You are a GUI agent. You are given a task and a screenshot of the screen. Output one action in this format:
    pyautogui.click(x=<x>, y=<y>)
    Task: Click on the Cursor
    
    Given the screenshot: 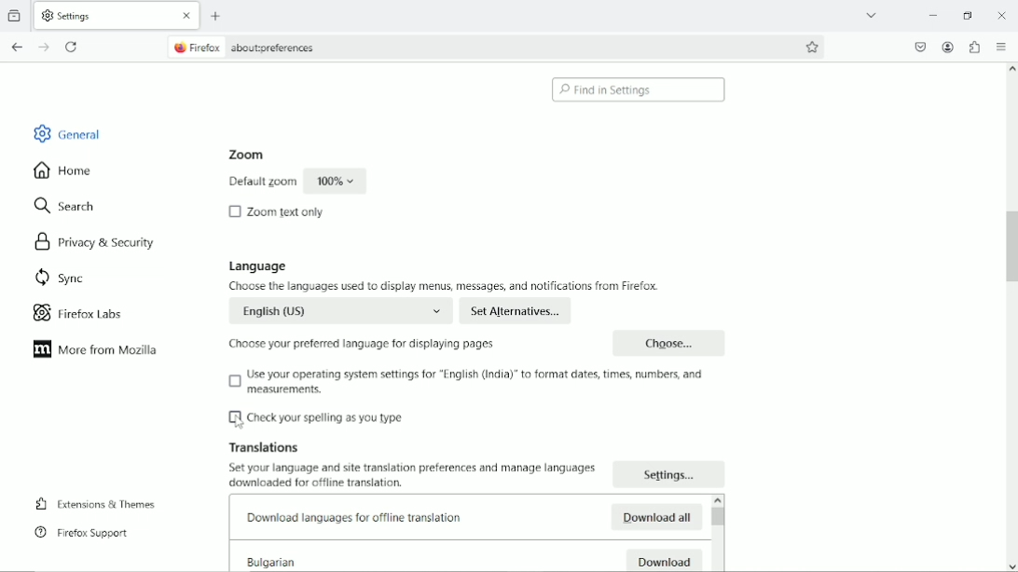 What is the action you would take?
    pyautogui.click(x=238, y=423)
    